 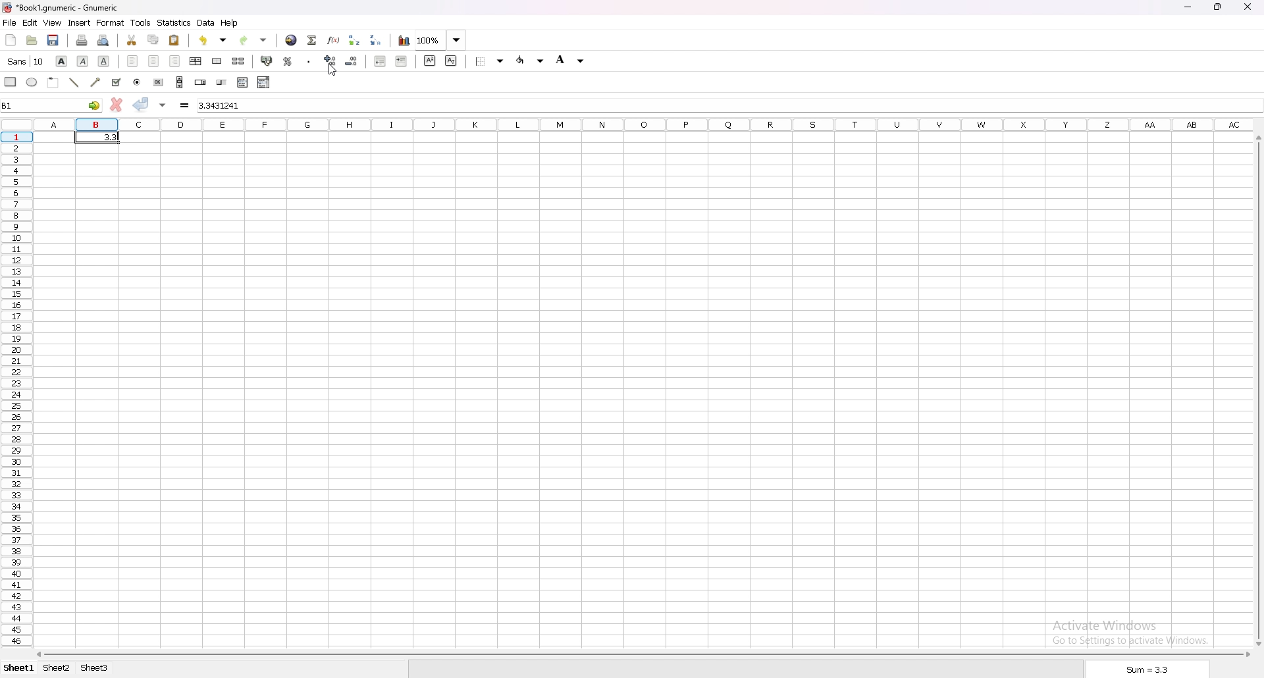 What do you see at coordinates (401, 62) in the screenshot?
I see `increase indent` at bounding box center [401, 62].